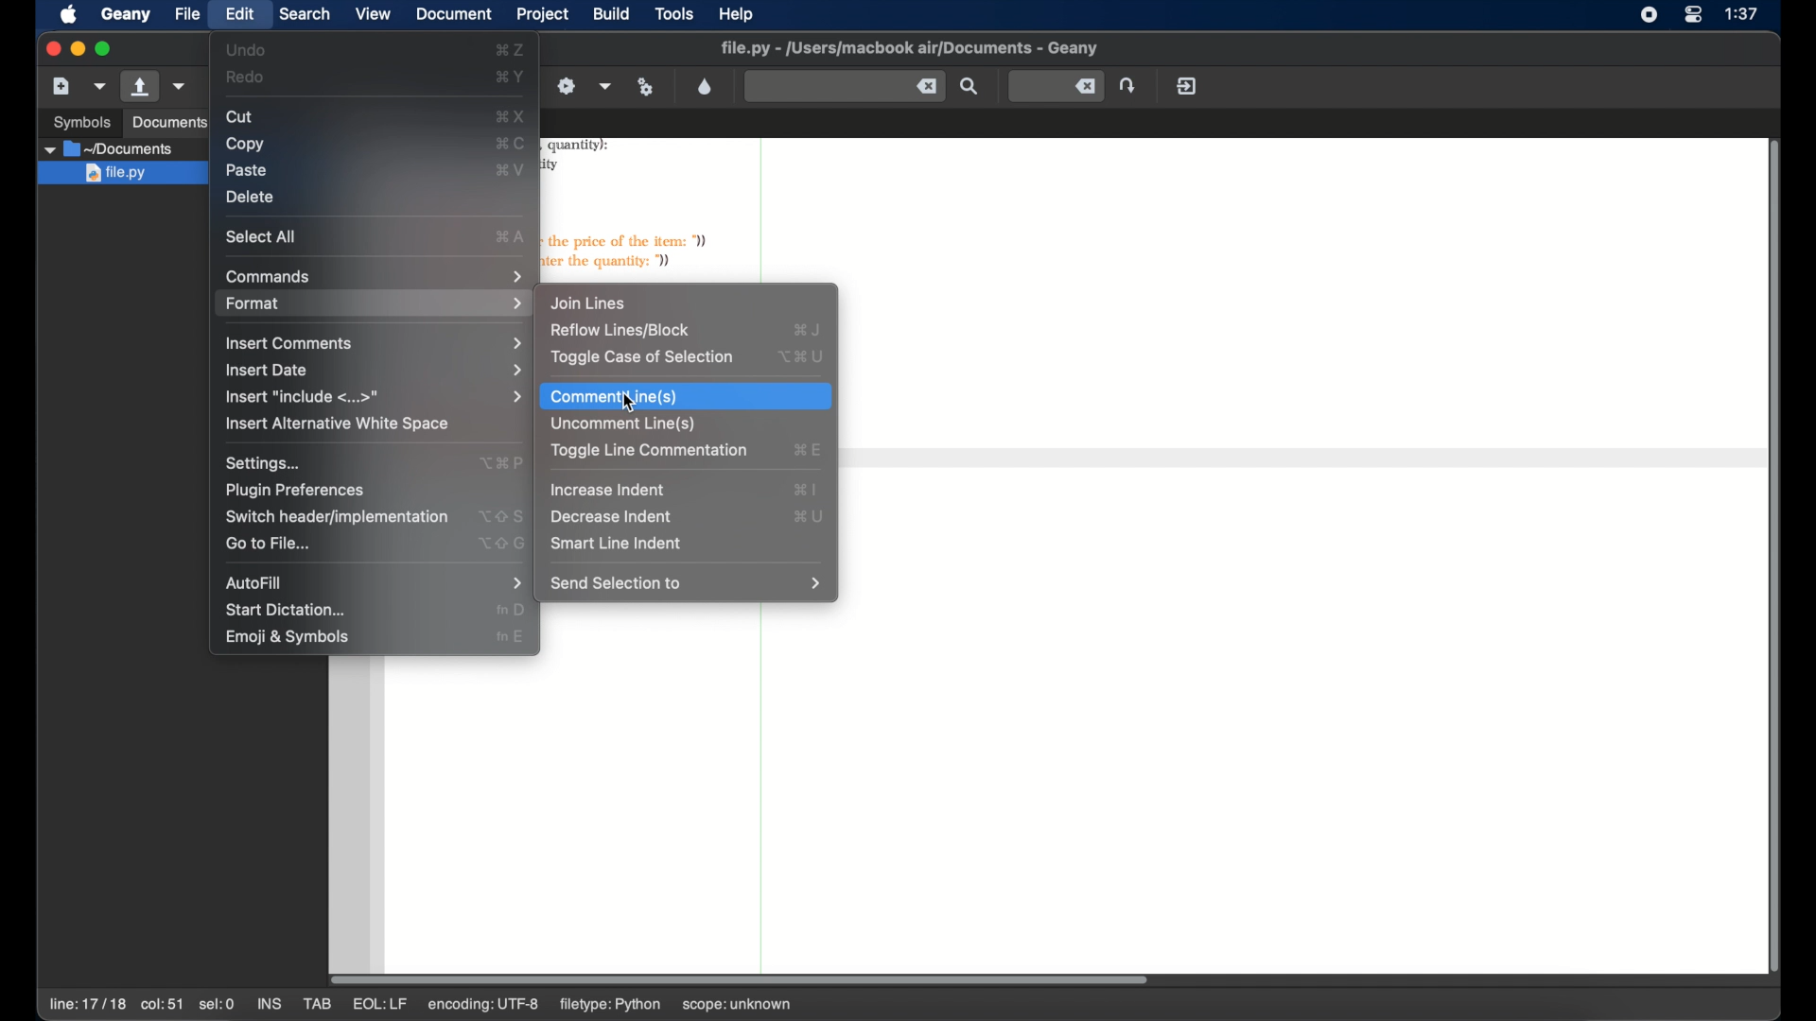 The image size is (1816, 1021). I want to click on project, so click(543, 14).